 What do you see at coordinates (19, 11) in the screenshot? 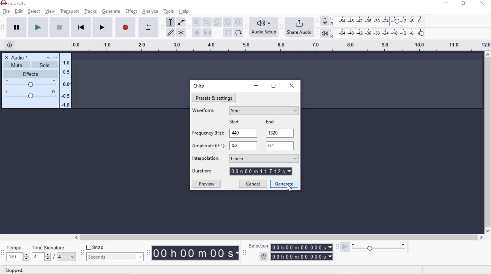
I see `edit` at bounding box center [19, 11].